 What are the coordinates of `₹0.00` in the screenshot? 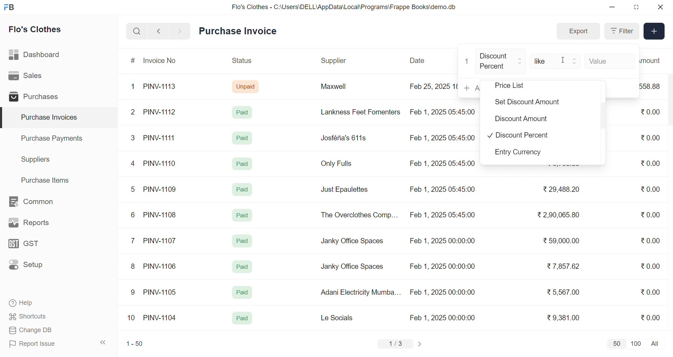 It's located at (650, 216).